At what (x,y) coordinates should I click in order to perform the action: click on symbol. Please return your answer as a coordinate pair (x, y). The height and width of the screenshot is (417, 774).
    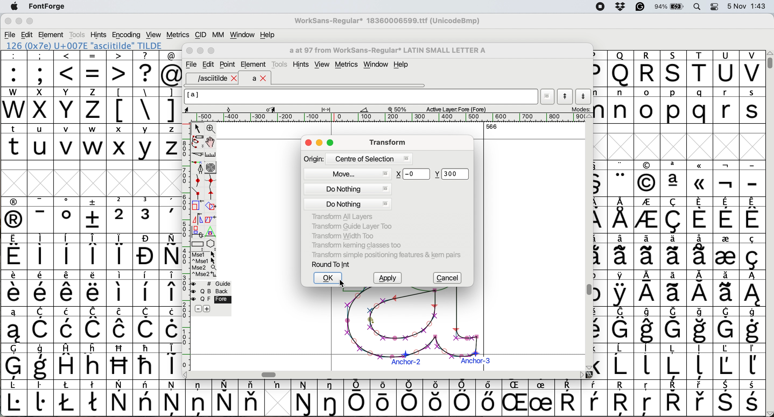
    Looking at the image, I should click on (726, 288).